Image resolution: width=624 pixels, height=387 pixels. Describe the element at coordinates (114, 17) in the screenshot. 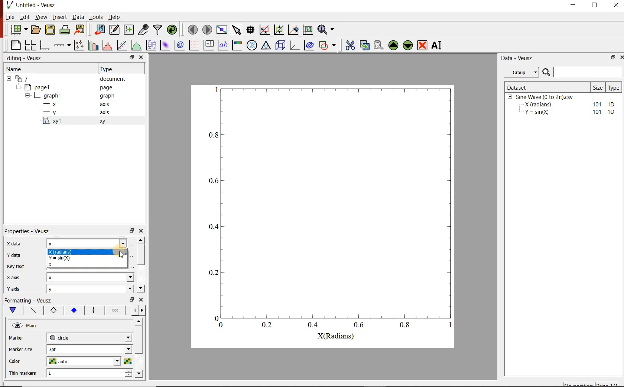

I see `Help` at that location.